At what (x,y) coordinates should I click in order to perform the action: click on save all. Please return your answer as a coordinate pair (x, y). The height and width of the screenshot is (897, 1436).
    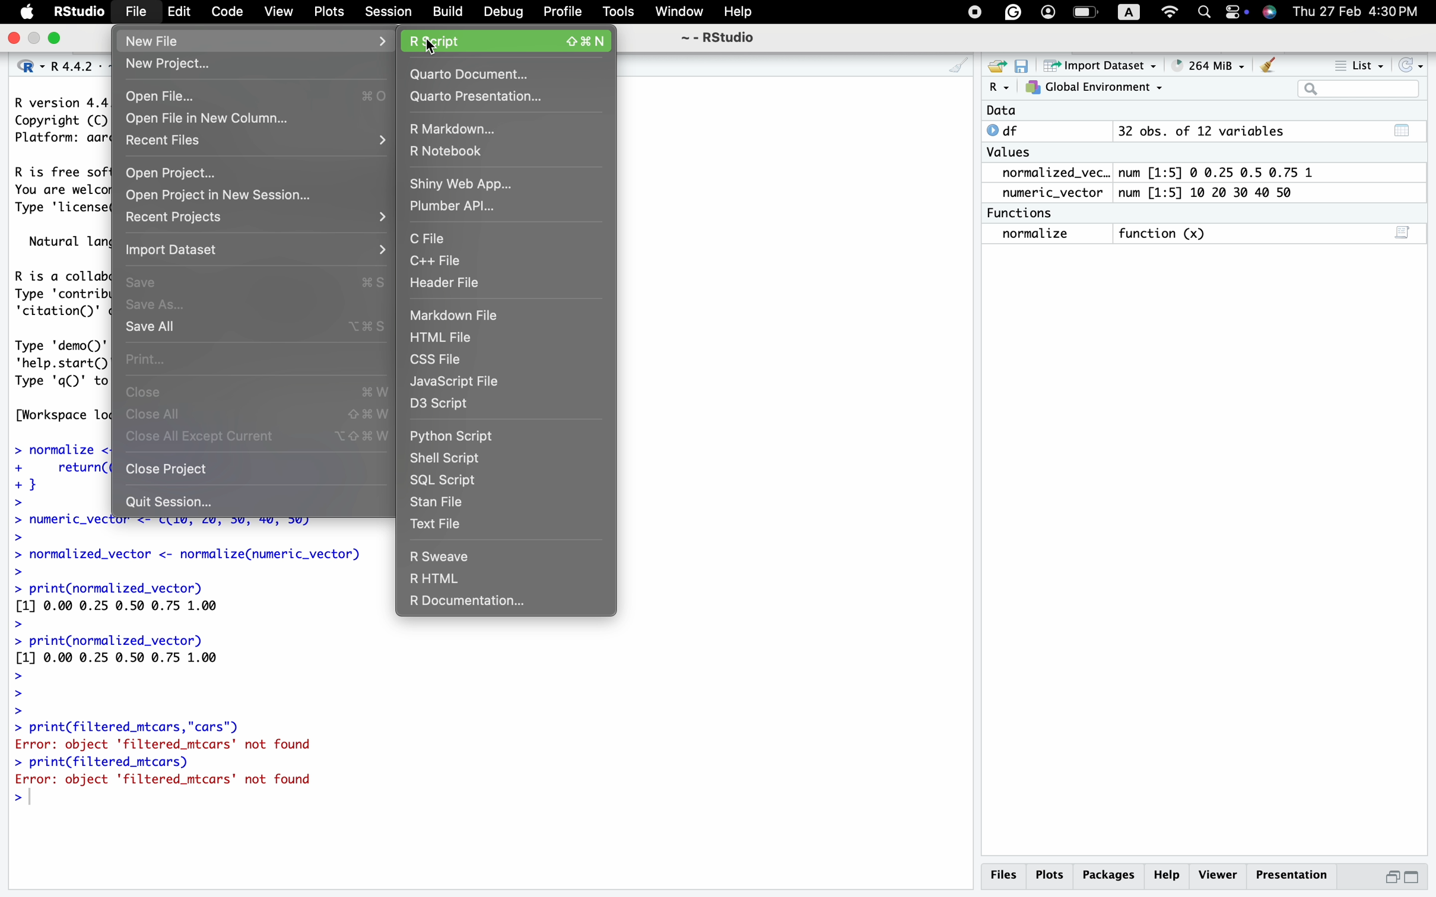
    Looking at the image, I should click on (257, 327).